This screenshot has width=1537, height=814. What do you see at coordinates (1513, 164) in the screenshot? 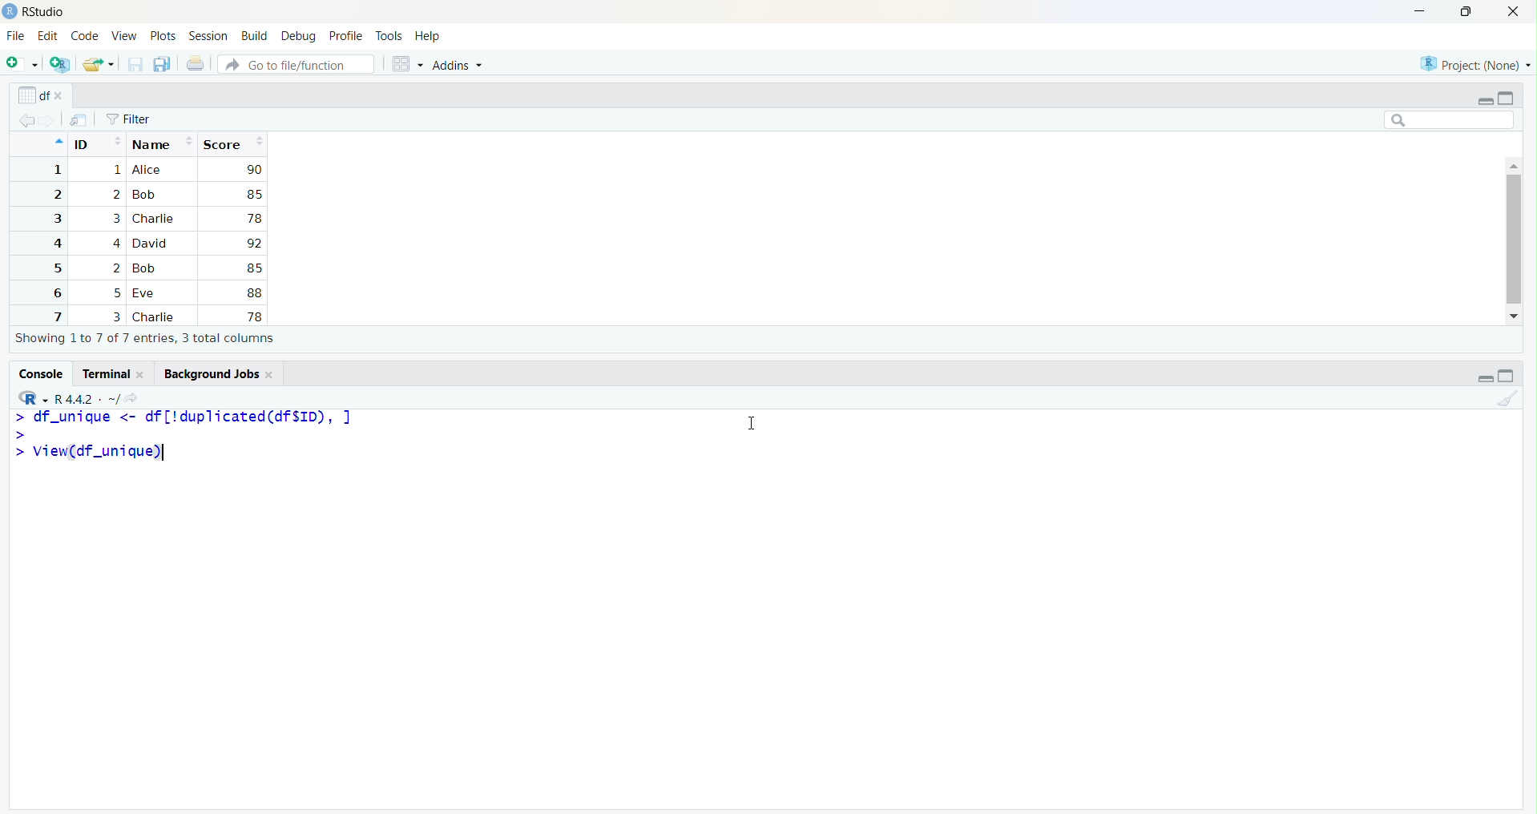
I see `scroll up` at bounding box center [1513, 164].